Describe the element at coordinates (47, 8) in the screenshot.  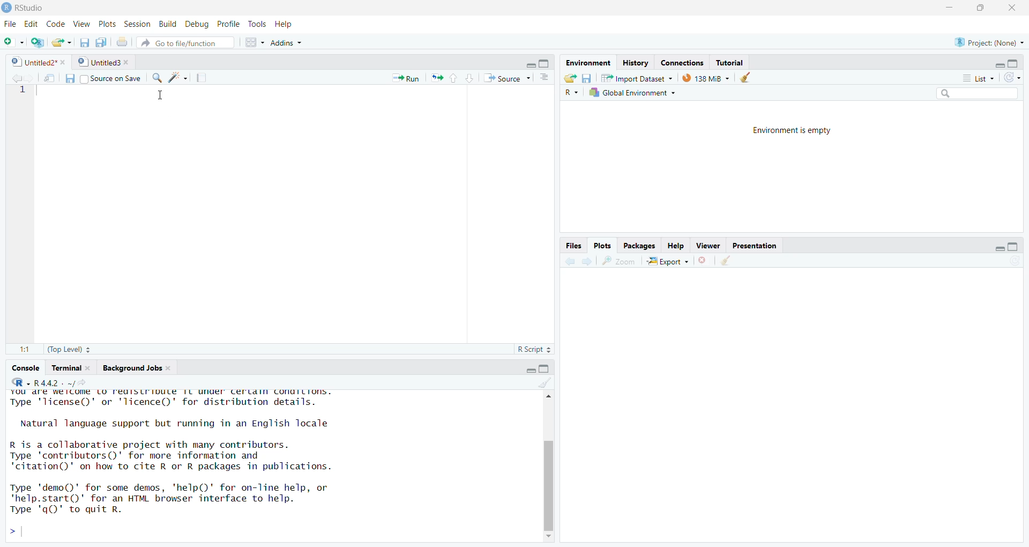
I see `D Rstudio` at that location.